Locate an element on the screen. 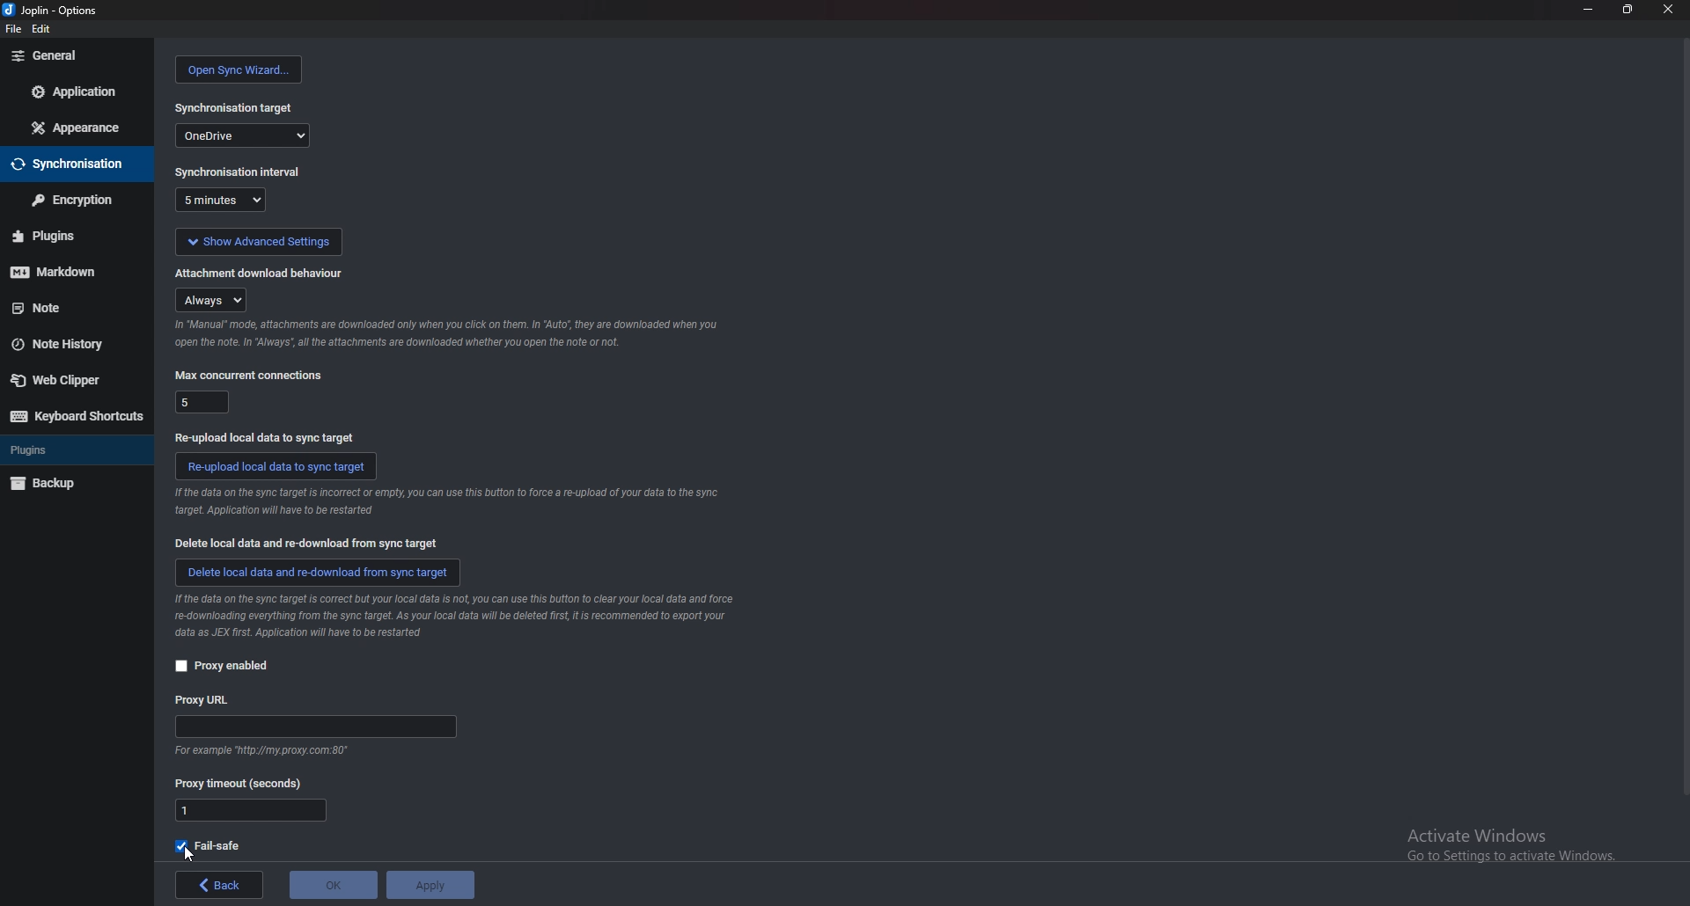 This screenshot has height=906, width=1690. application is located at coordinates (74, 91).